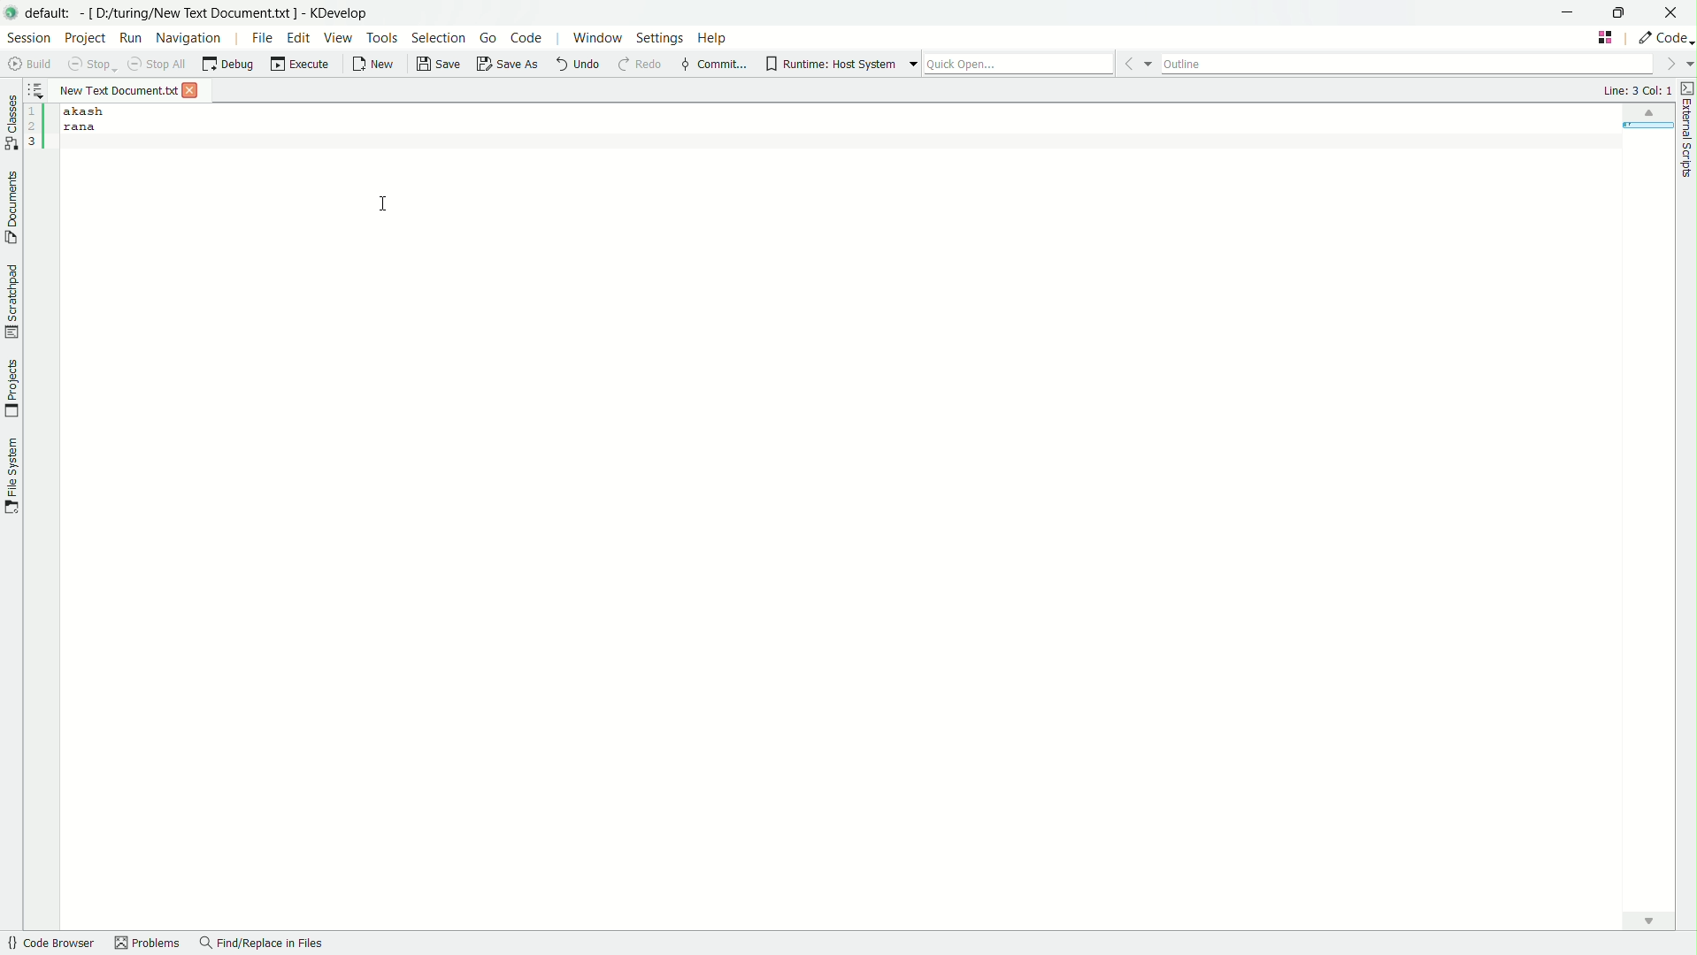 The height and width of the screenshot is (955, 1697). I want to click on toggle projects, so click(11, 390).